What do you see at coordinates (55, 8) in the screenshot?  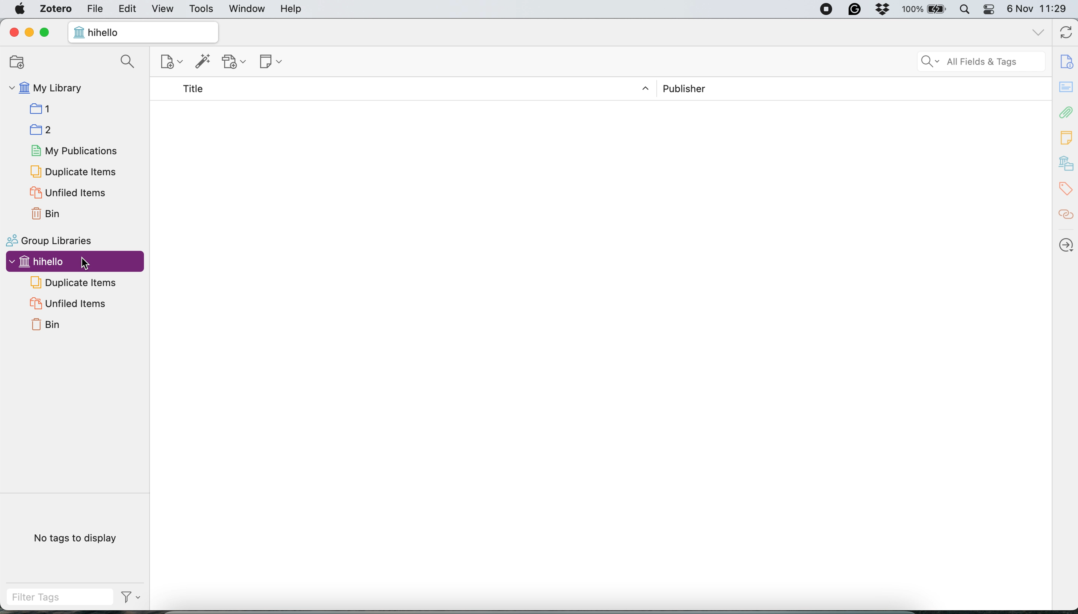 I see `zotero` at bounding box center [55, 8].